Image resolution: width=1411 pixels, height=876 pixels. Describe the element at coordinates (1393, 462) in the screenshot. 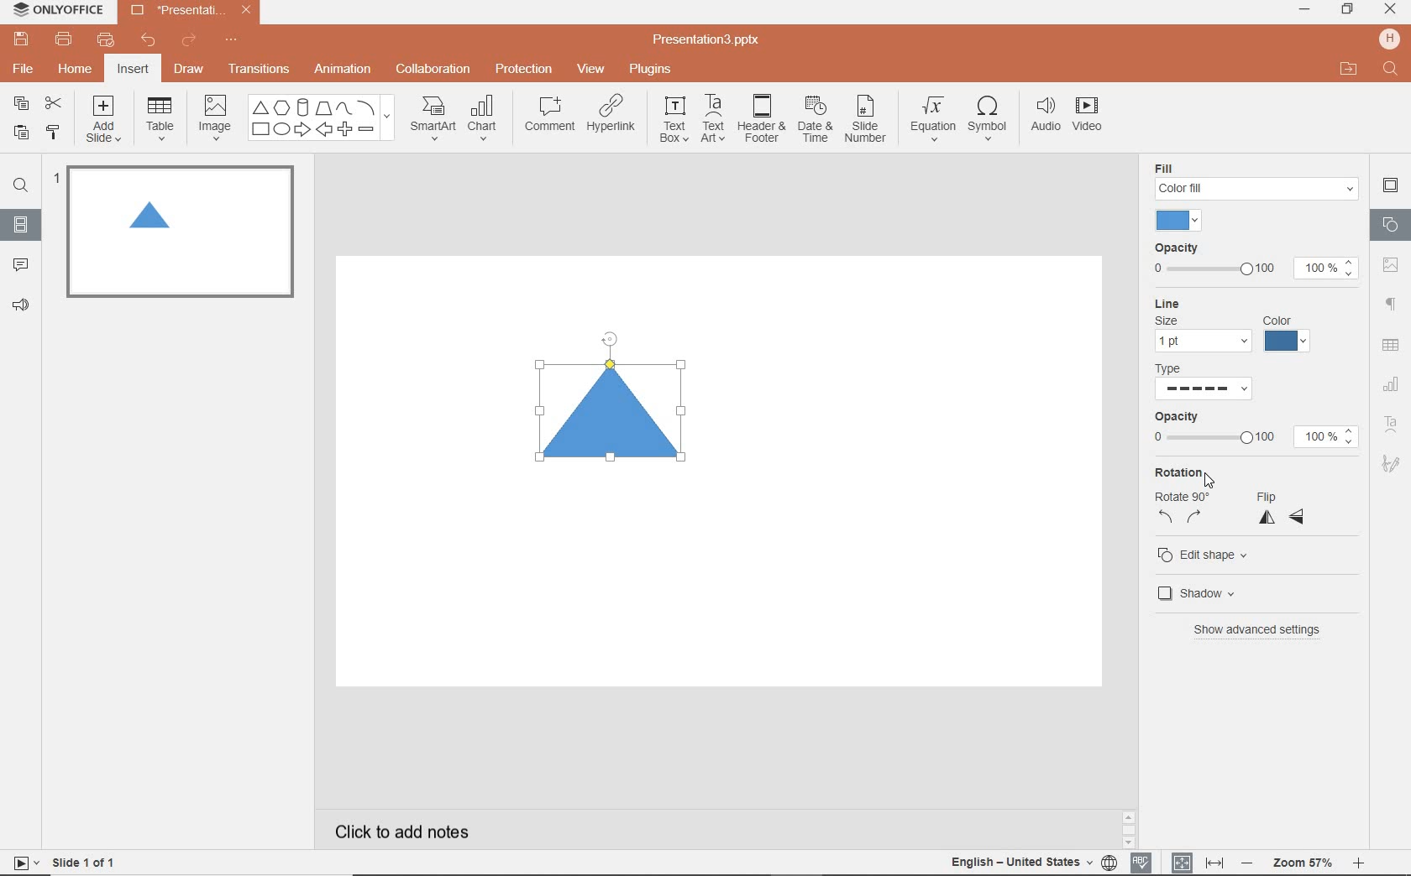

I see `SIGNATURE` at that location.